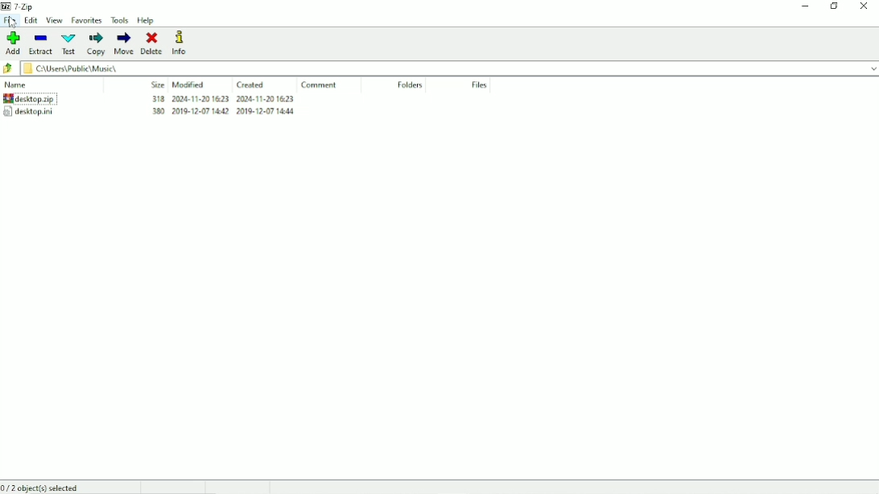 This screenshot has width=879, height=494. What do you see at coordinates (32, 21) in the screenshot?
I see `Edit` at bounding box center [32, 21].